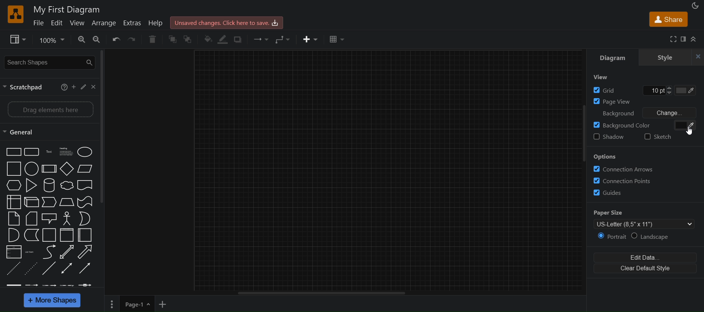  Describe the element at coordinates (240, 40) in the screenshot. I see `shadow` at that location.